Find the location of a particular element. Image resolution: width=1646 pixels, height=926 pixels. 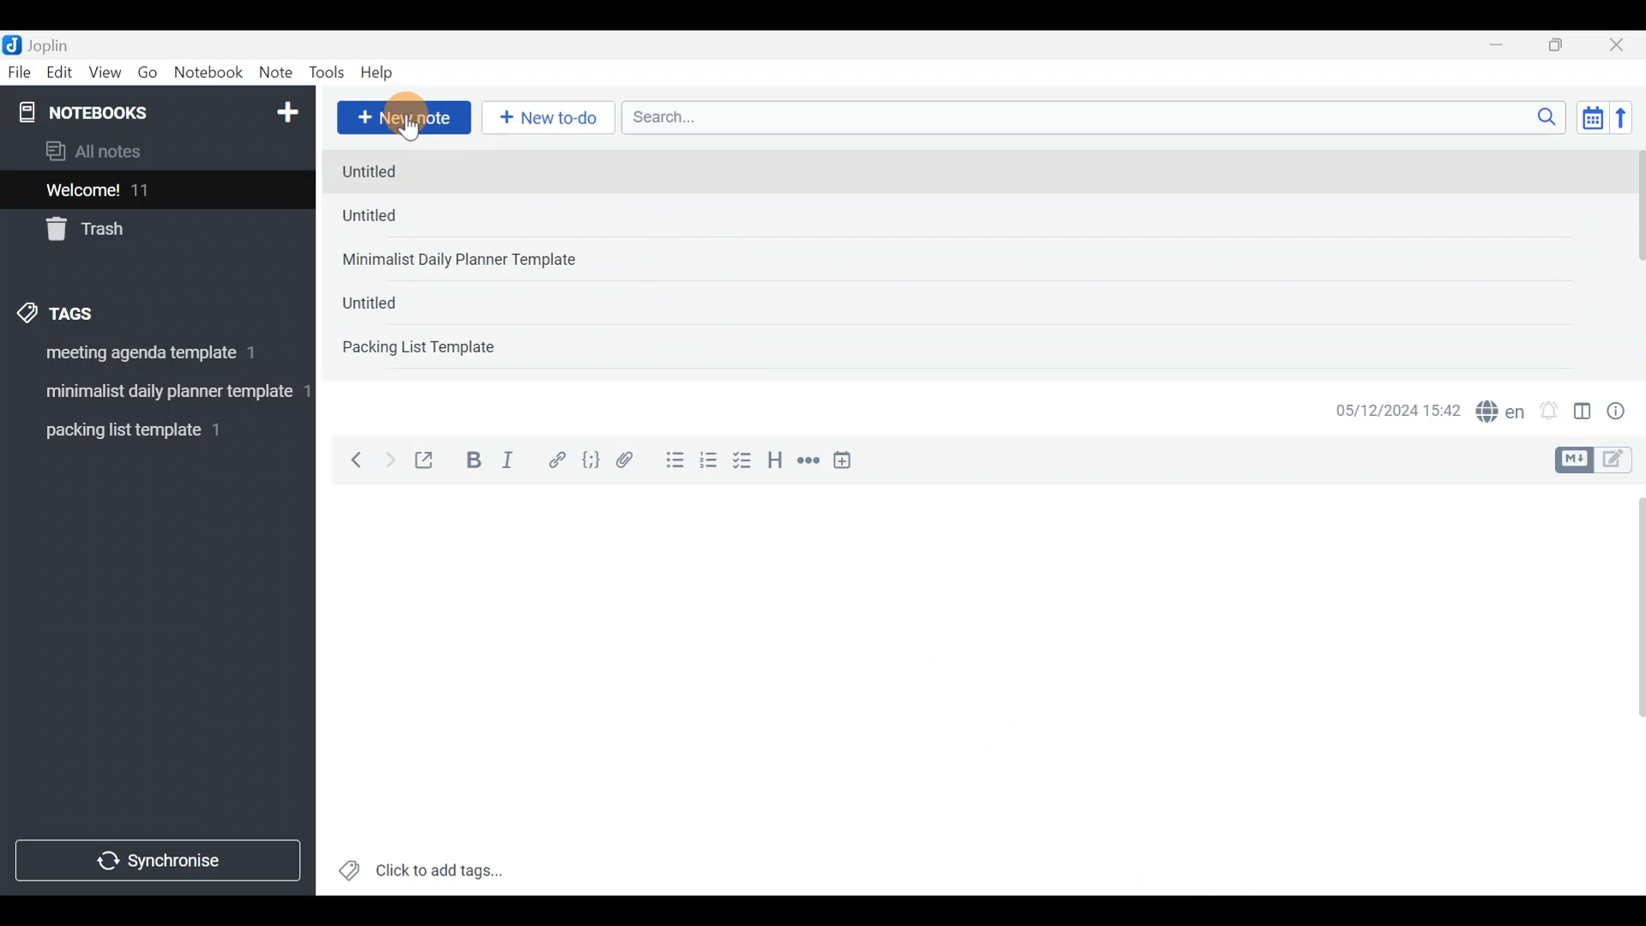

Tag 3 is located at coordinates (152, 430).